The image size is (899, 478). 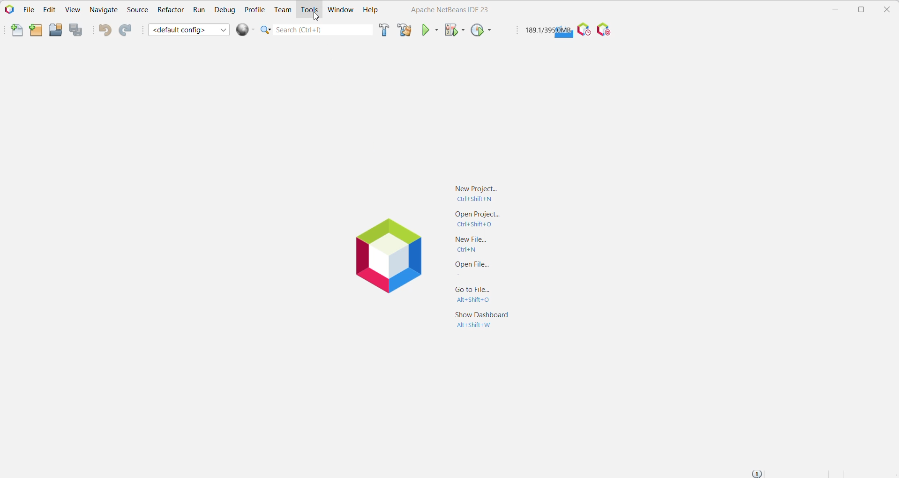 I want to click on Team, so click(x=282, y=9).